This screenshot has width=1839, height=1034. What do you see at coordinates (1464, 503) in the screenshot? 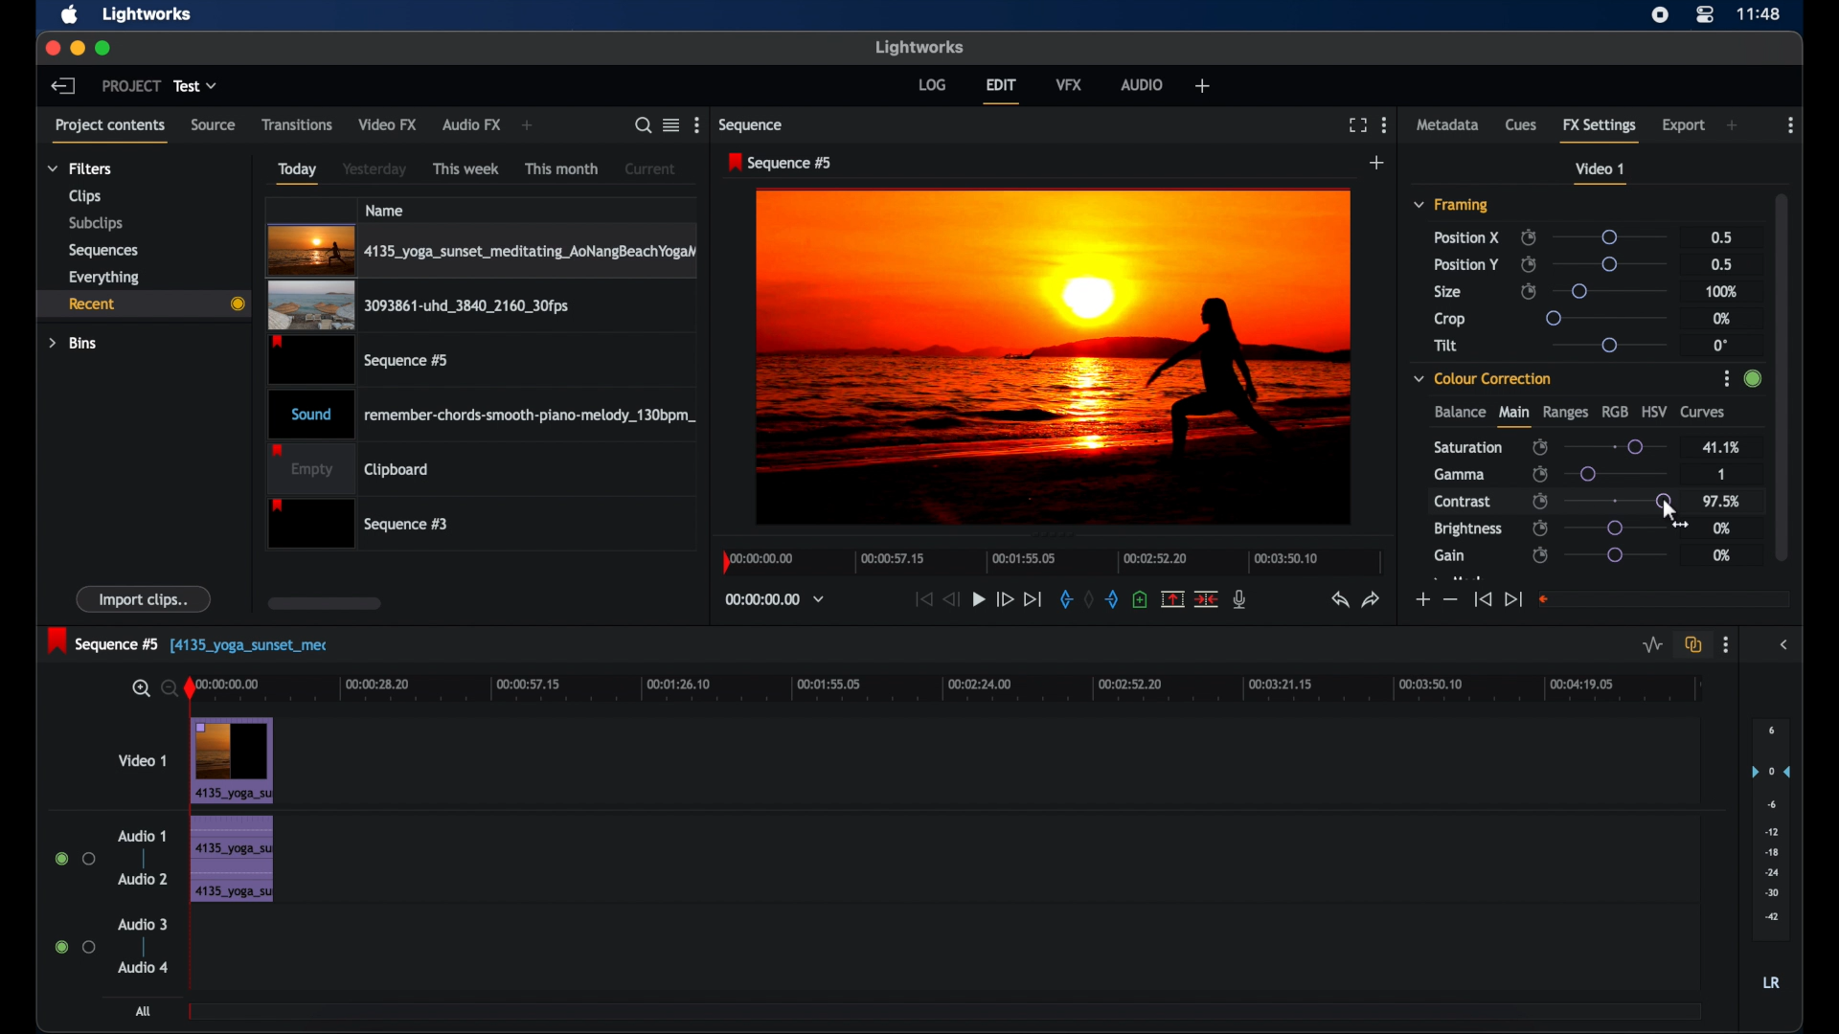
I see `contrast` at bounding box center [1464, 503].